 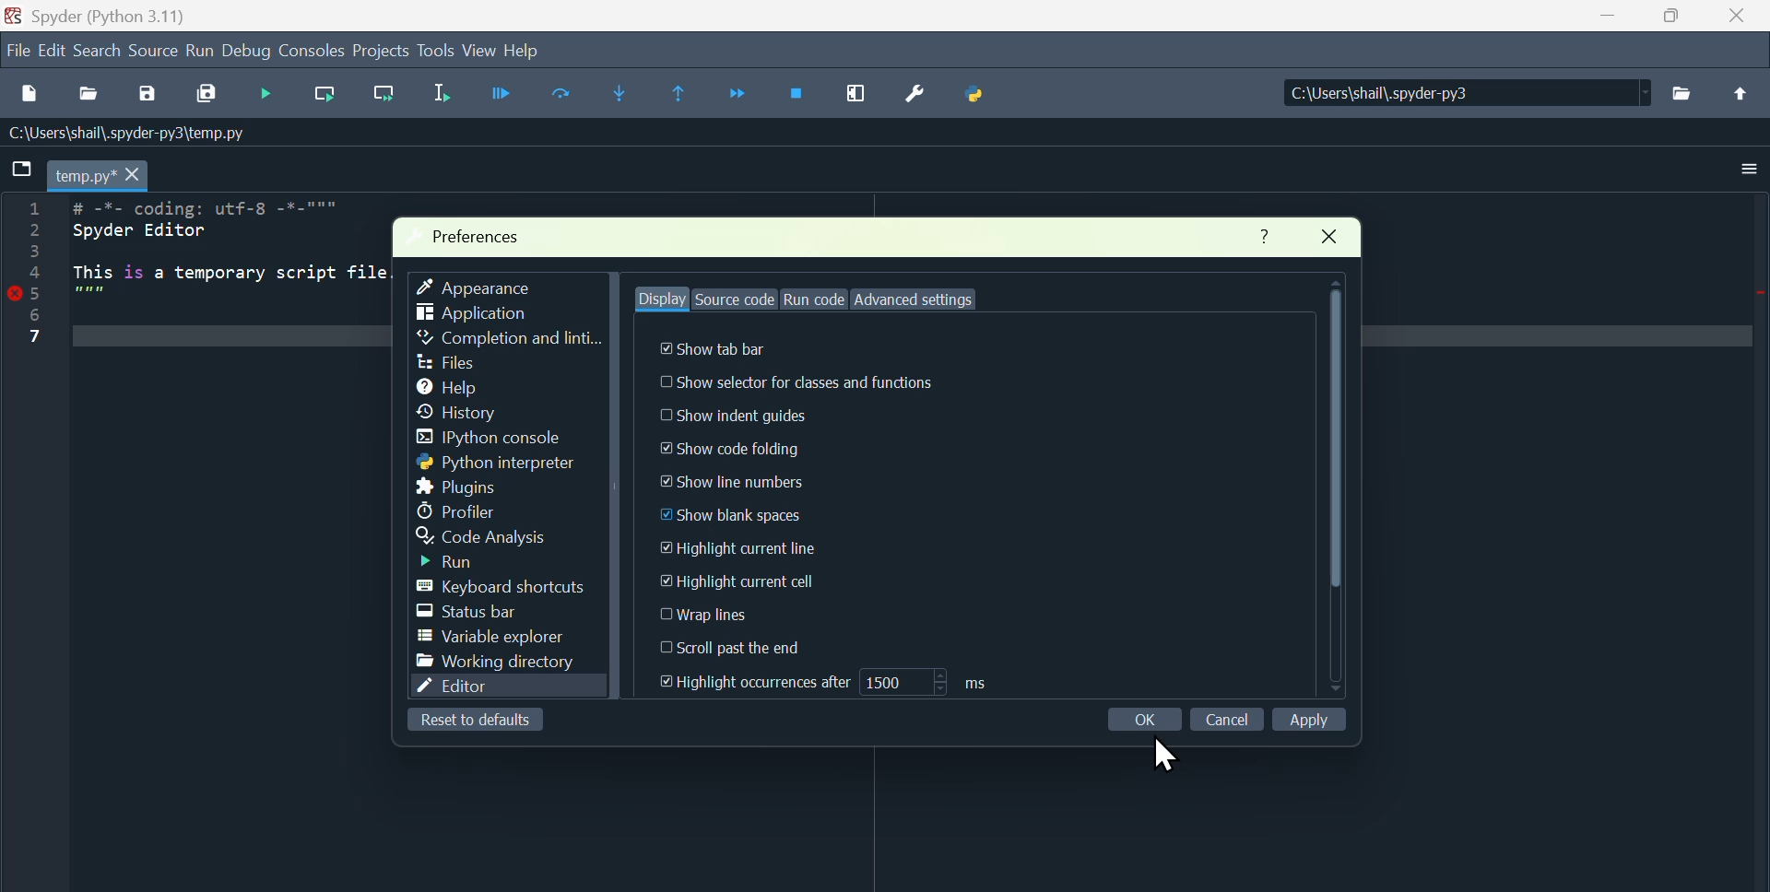 I want to click on Project, so click(x=381, y=51).